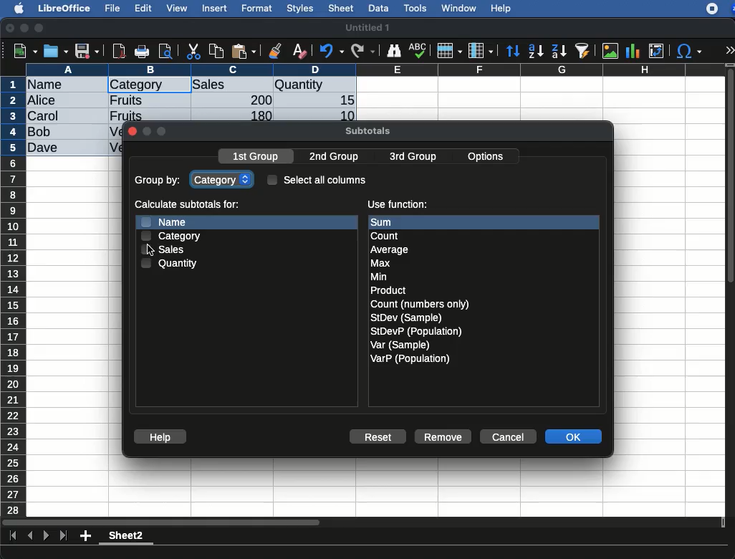  What do you see at coordinates (729, 50) in the screenshot?
I see `expand` at bounding box center [729, 50].